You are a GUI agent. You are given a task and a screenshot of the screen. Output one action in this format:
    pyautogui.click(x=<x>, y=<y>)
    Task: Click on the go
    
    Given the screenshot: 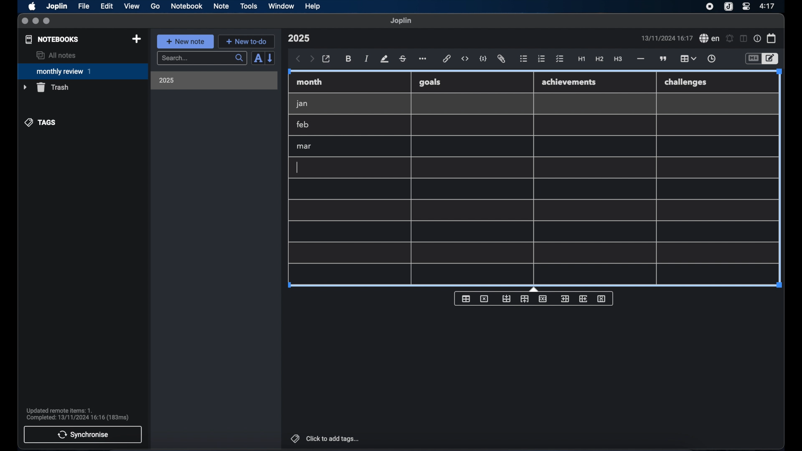 What is the action you would take?
    pyautogui.click(x=155, y=6)
    